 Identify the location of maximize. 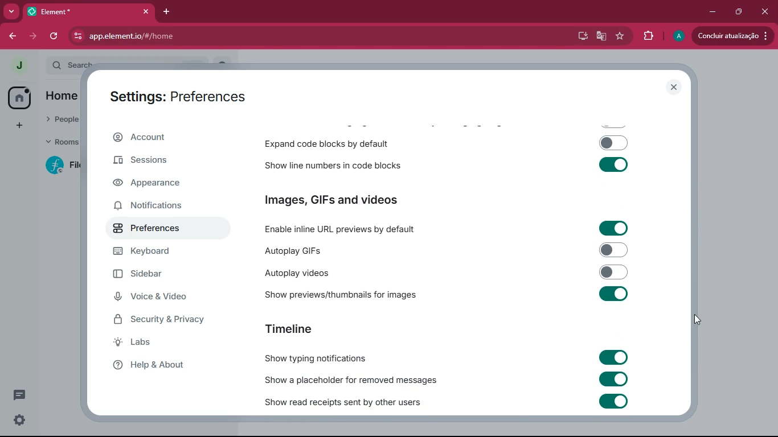
(740, 11).